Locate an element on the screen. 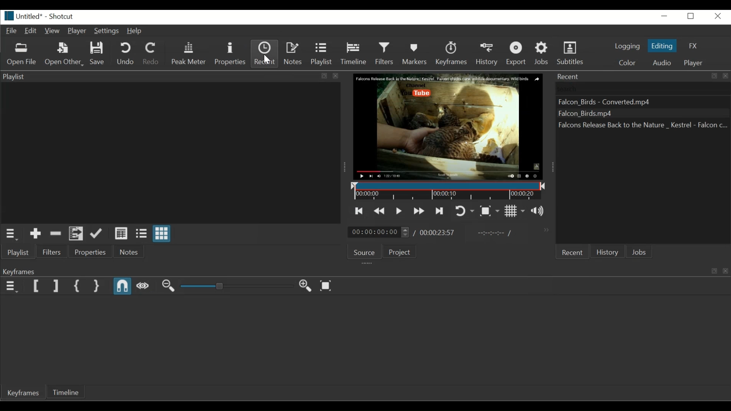  Export is located at coordinates (517, 53).